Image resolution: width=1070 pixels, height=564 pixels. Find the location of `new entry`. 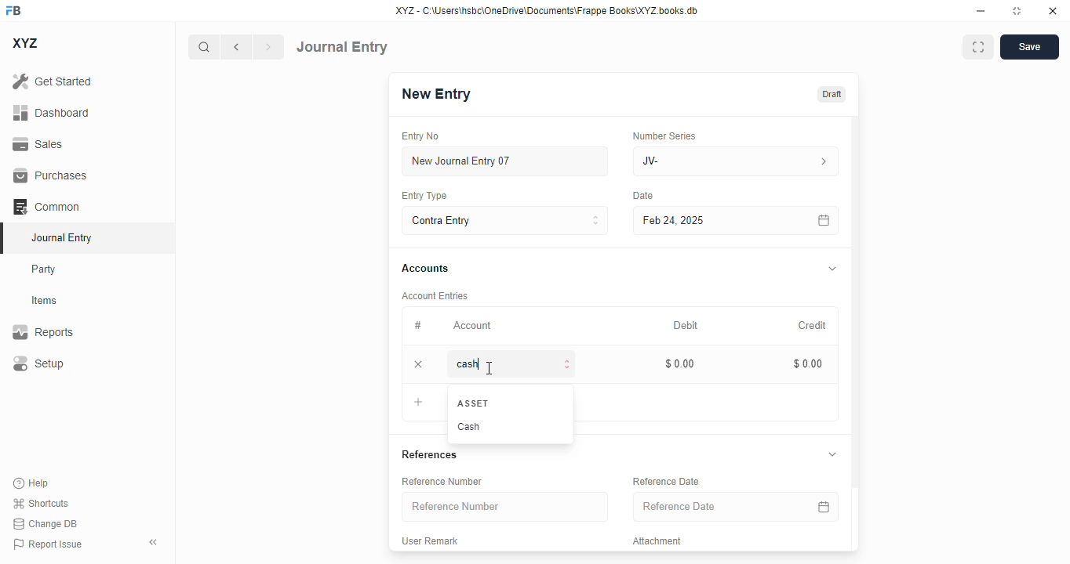

new entry is located at coordinates (437, 93).